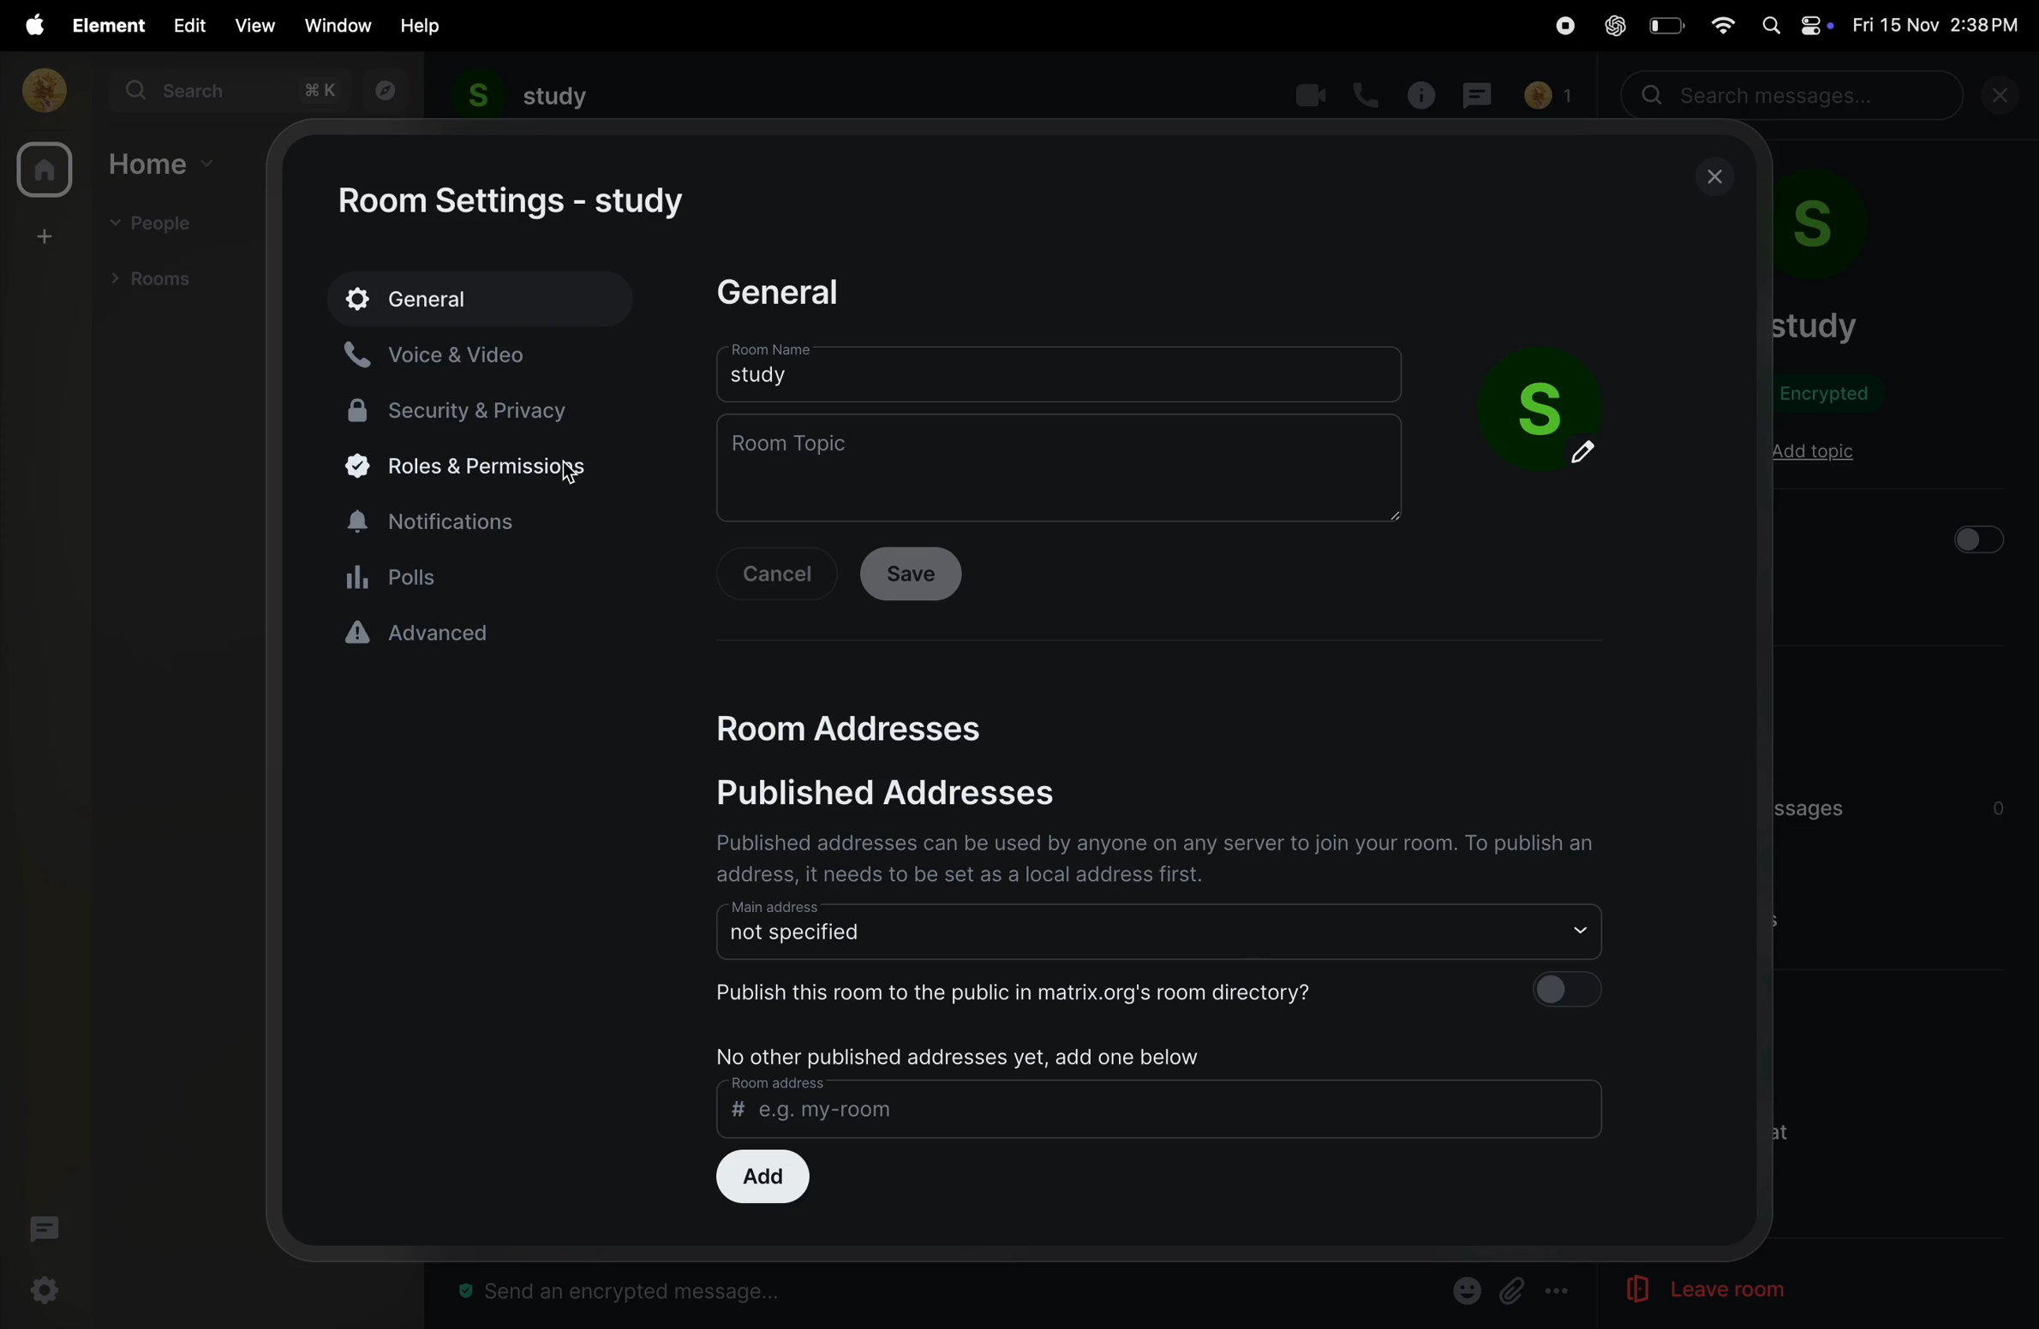 The width and height of the screenshot is (2039, 1329). Describe the element at coordinates (917, 575) in the screenshot. I see `Save` at that location.